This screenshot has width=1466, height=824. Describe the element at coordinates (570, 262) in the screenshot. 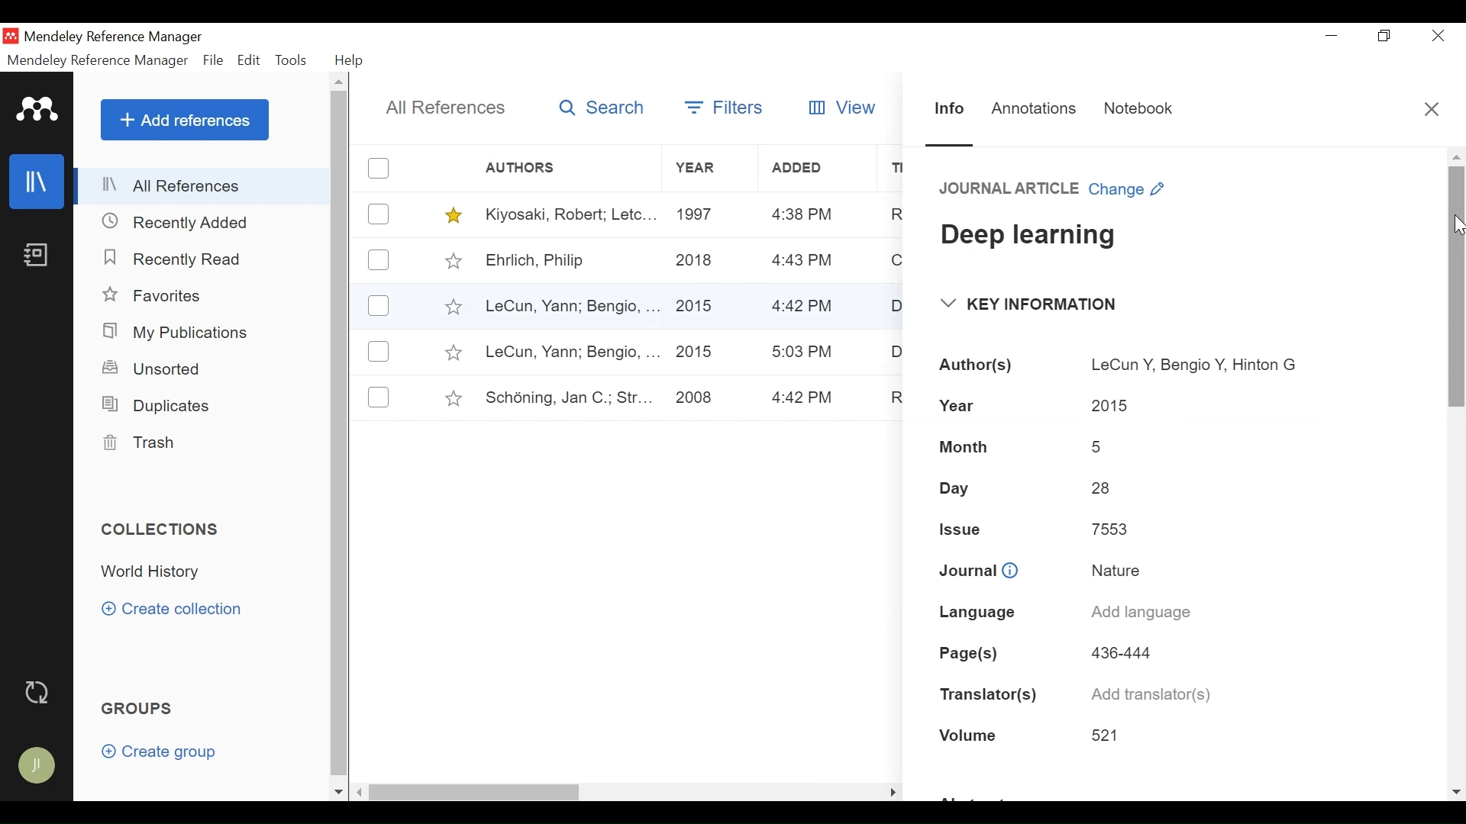

I see `Ehrlich, Philip` at that location.